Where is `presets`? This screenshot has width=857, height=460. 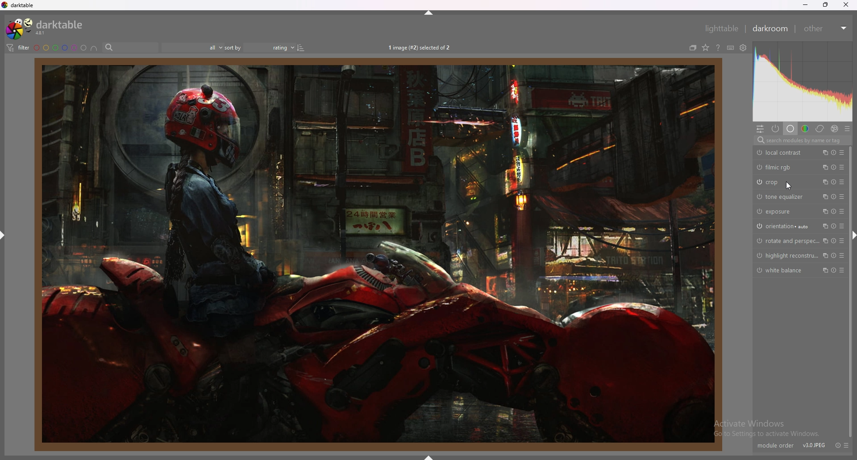
presets is located at coordinates (842, 167).